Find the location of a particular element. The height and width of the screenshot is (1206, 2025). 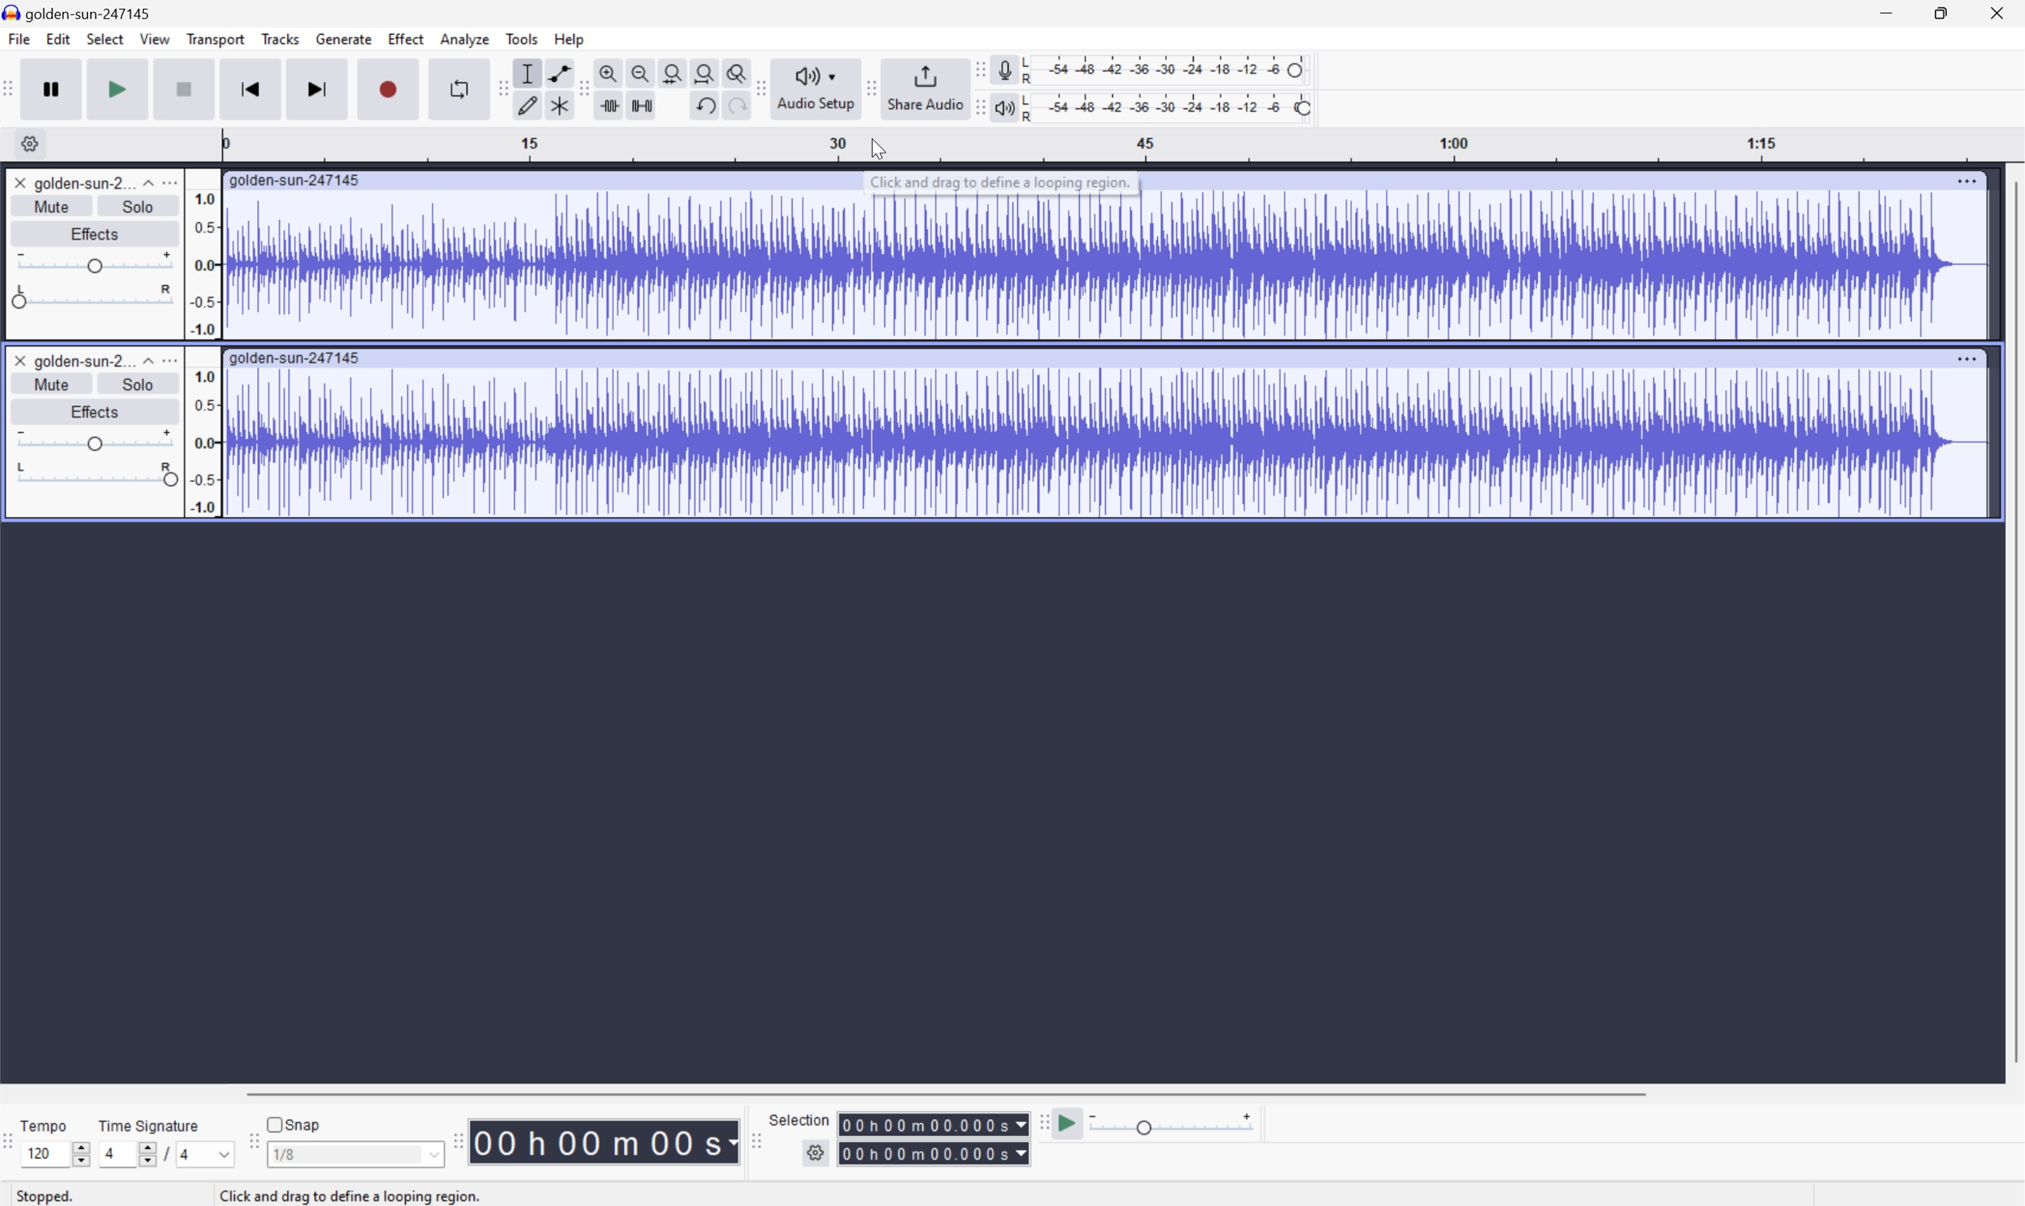

4 is located at coordinates (111, 1152).